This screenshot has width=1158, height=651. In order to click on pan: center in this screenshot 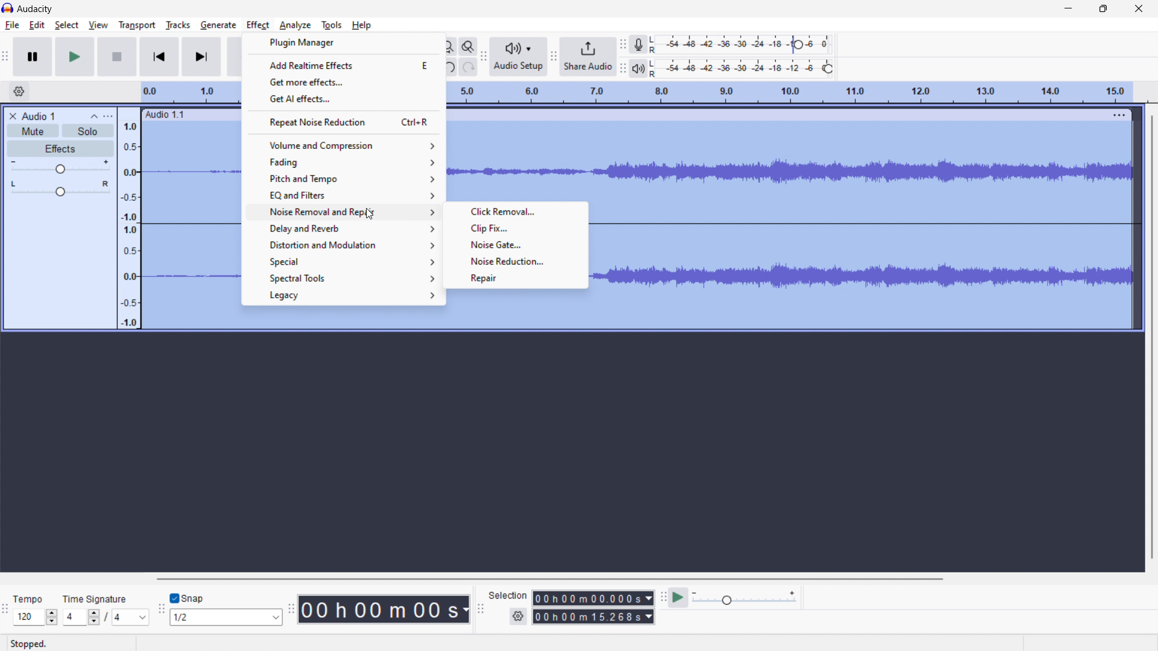, I will do `click(61, 188)`.